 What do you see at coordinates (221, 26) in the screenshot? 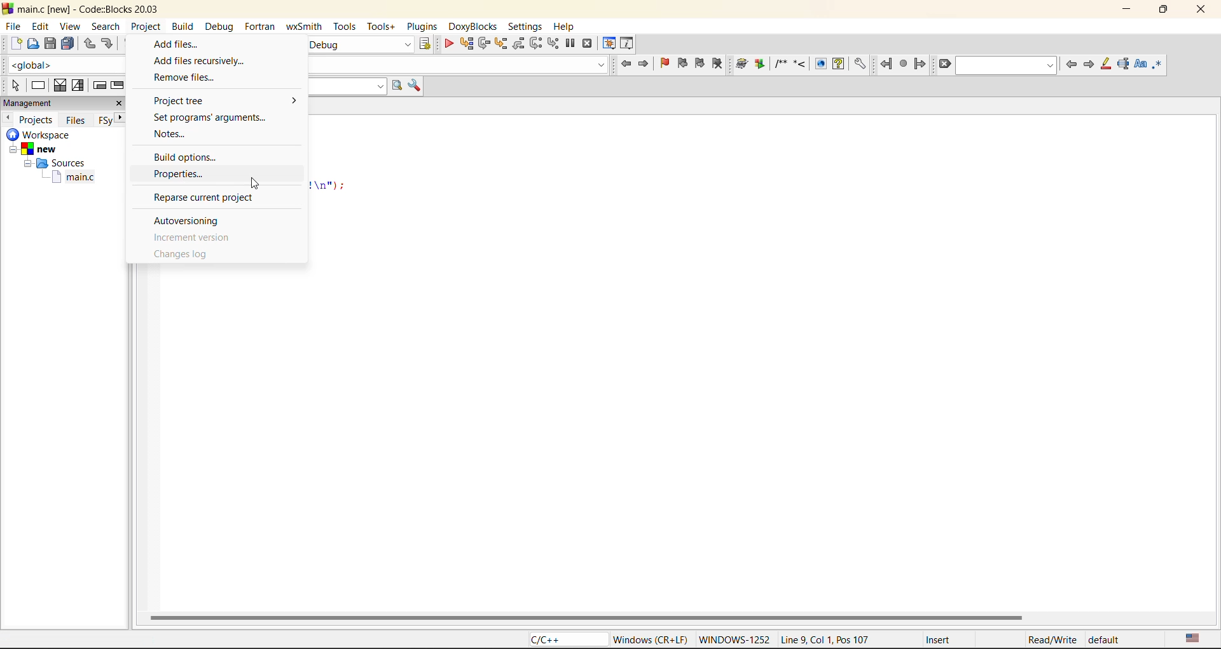
I see `debug` at bounding box center [221, 26].